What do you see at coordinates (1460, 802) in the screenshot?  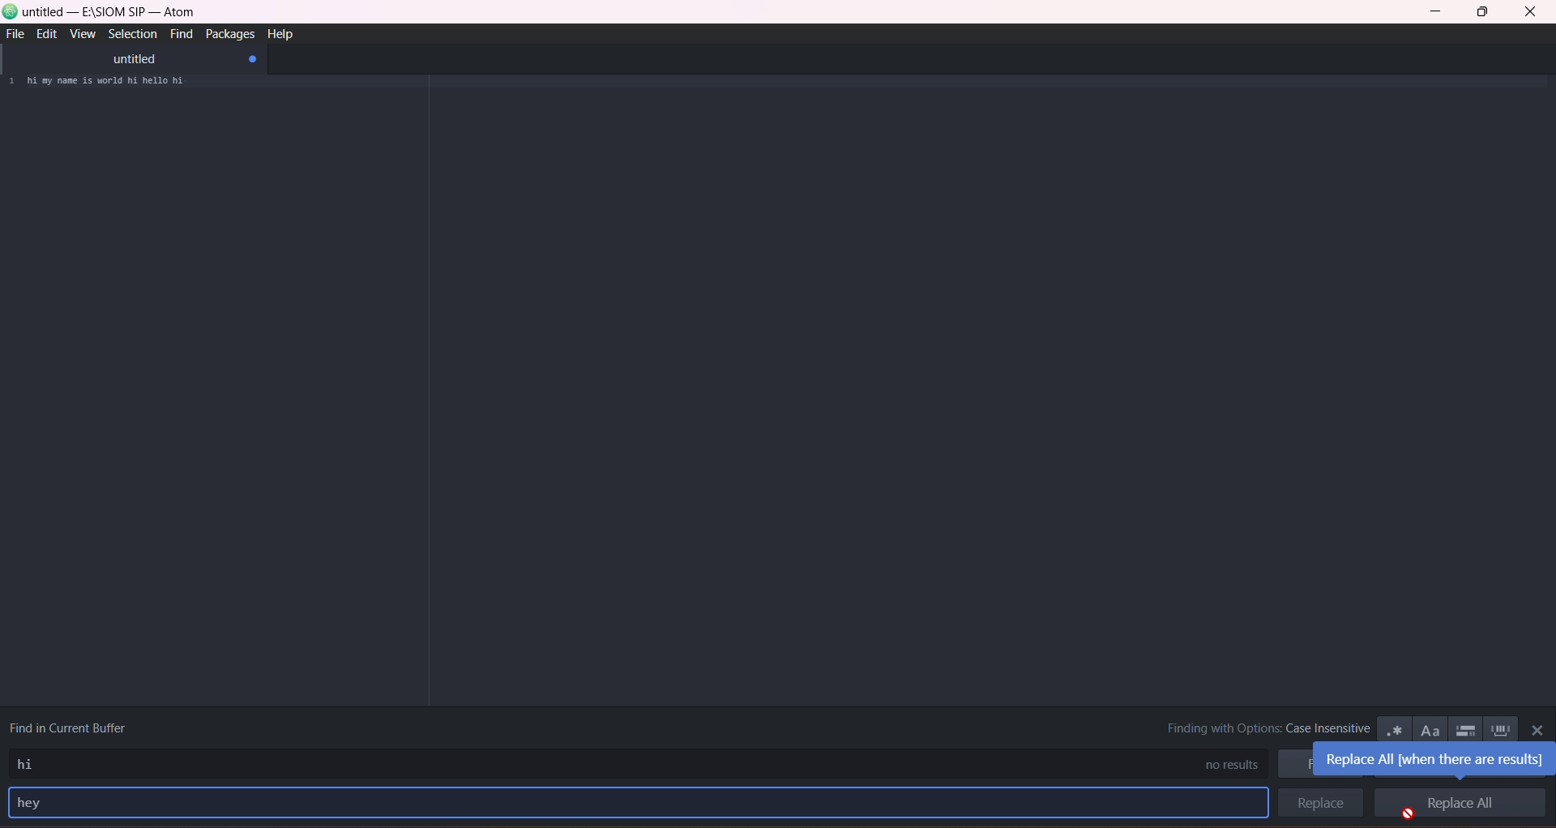 I see `replace all` at bounding box center [1460, 802].